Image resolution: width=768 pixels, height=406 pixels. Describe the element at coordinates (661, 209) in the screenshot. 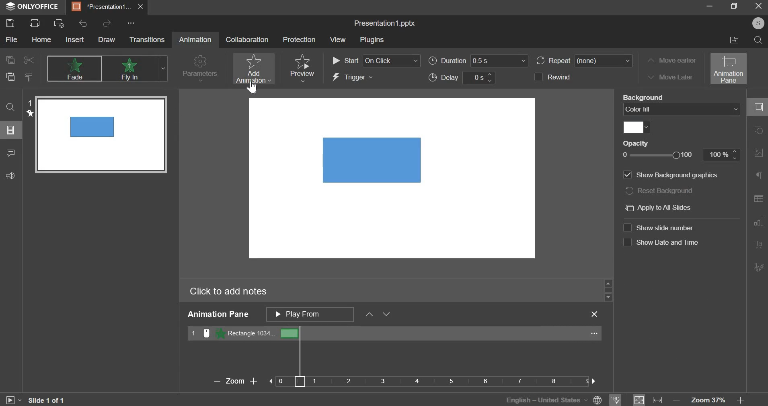

I see `Apply to All Slides` at that location.